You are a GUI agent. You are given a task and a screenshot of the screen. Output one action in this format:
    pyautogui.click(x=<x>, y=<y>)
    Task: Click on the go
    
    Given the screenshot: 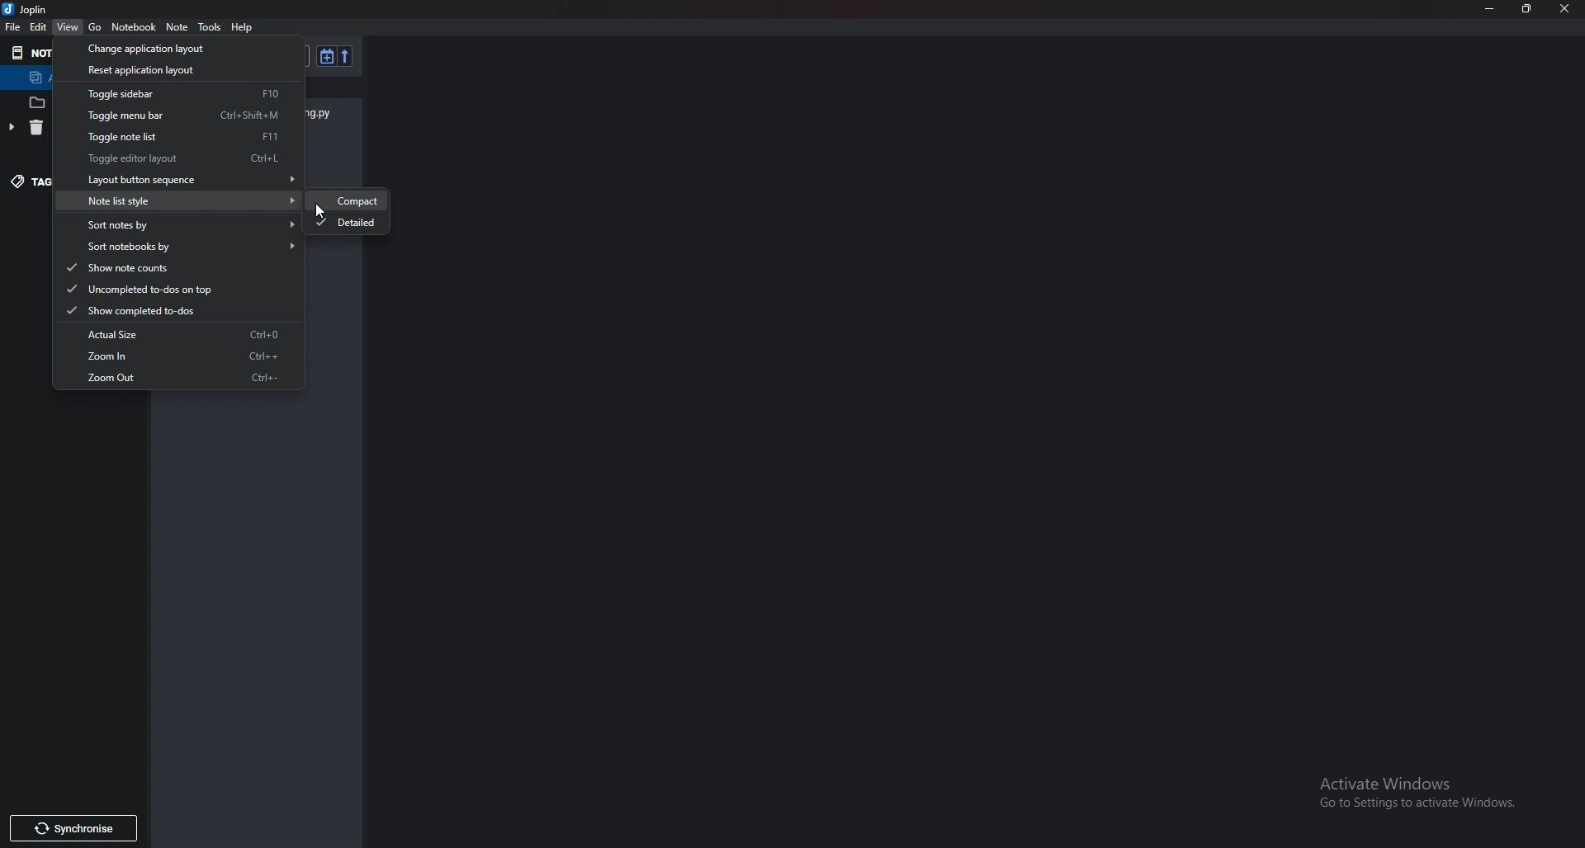 What is the action you would take?
    pyautogui.click(x=95, y=27)
    